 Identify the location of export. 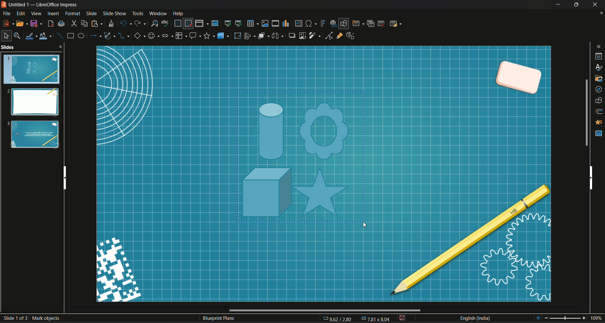
(50, 24).